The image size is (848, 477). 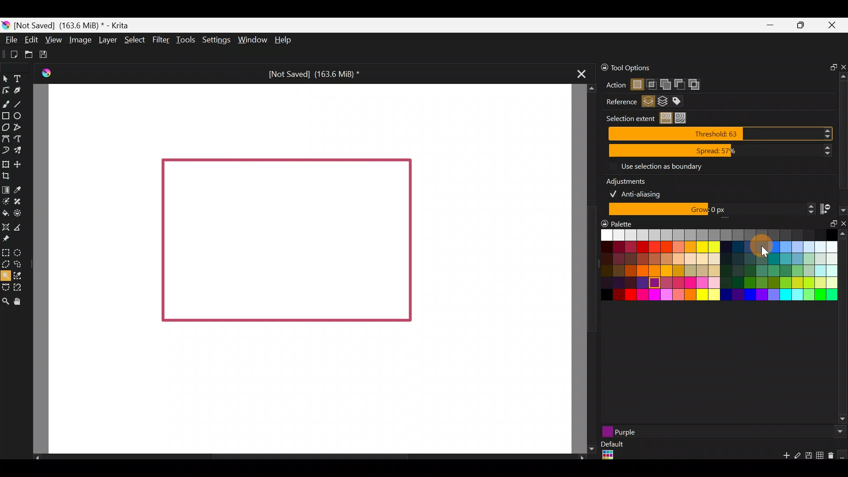 I want to click on File, so click(x=11, y=39).